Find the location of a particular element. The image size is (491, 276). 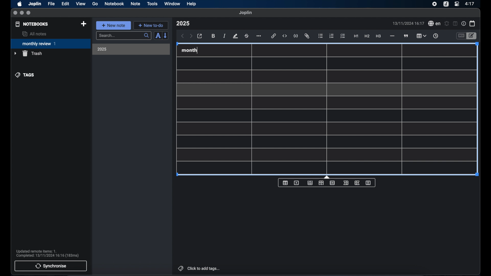

spel check is located at coordinates (434, 24).